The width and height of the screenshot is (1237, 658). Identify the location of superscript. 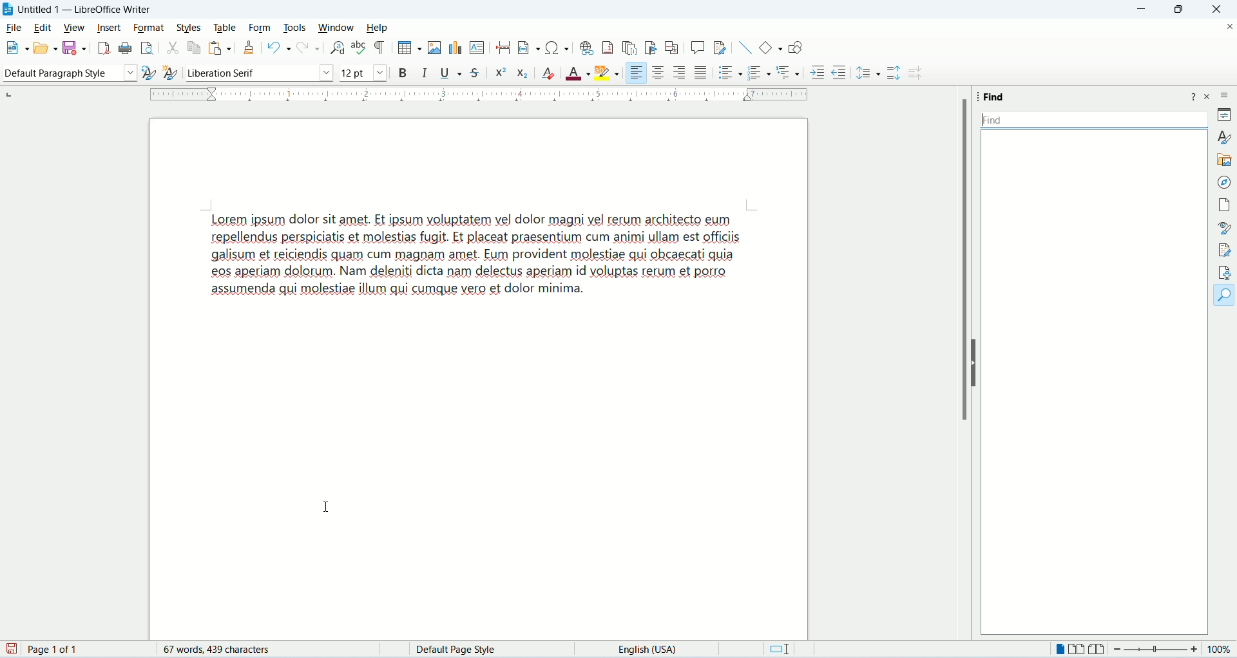
(501, 73).